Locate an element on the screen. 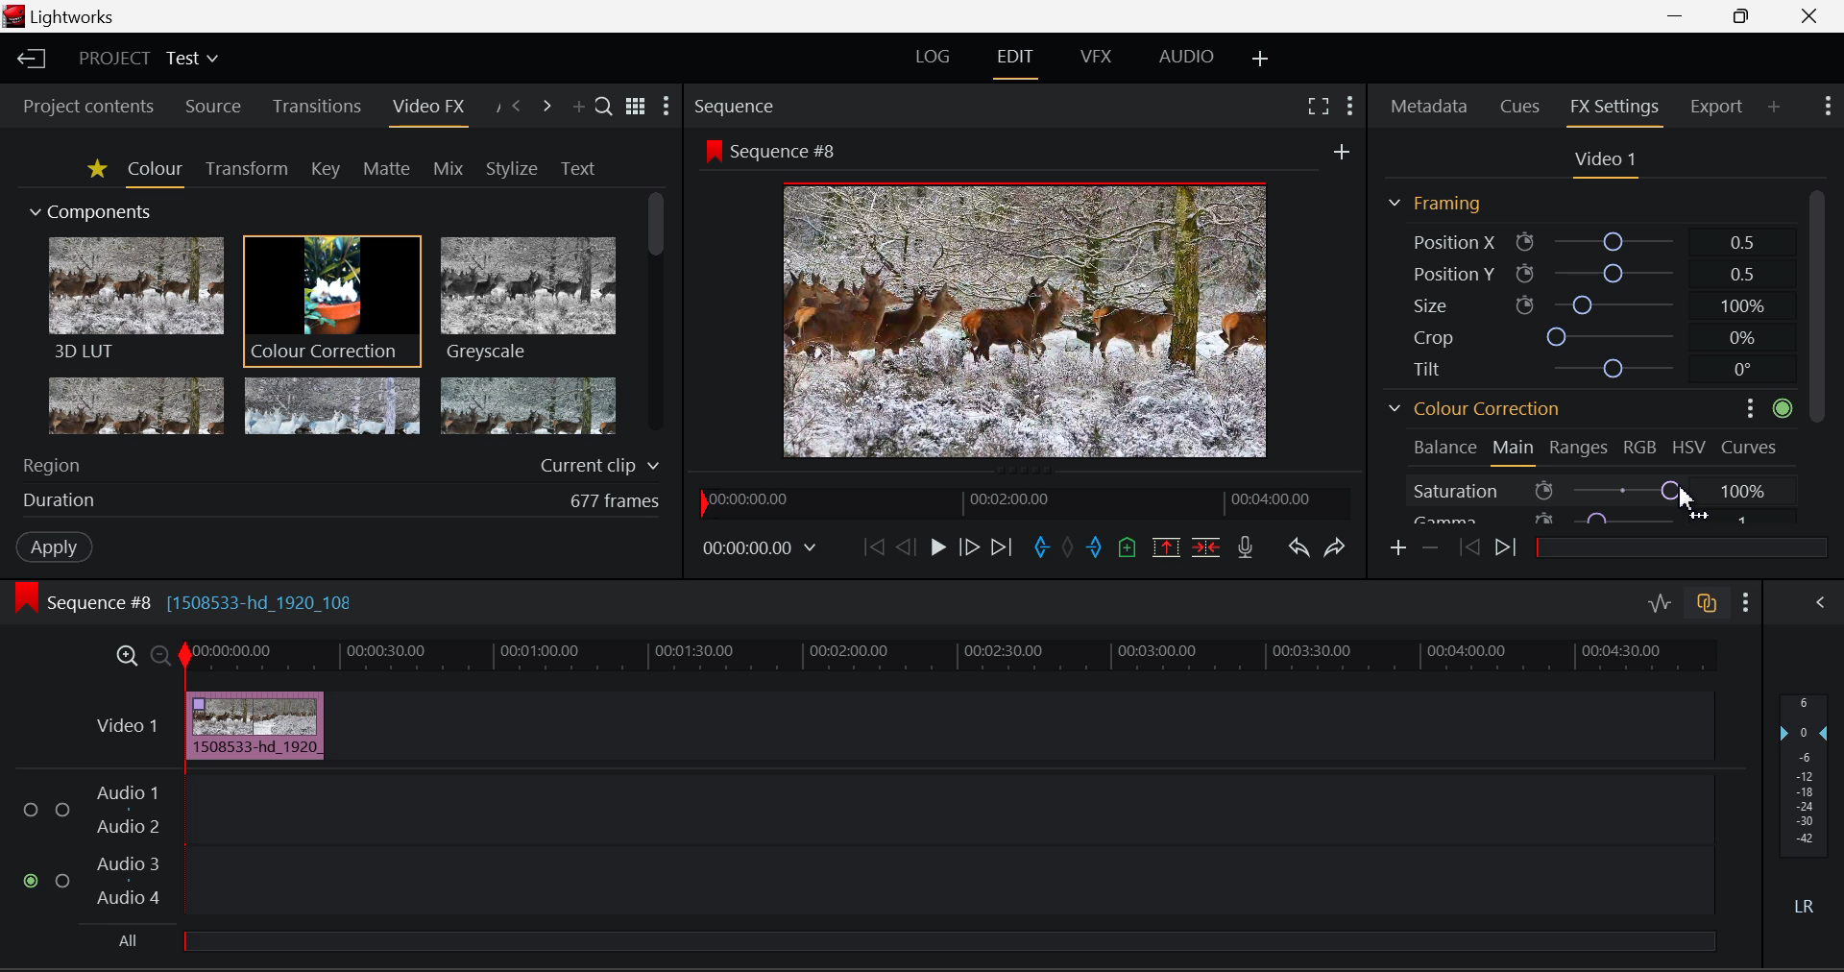 This screenshot has height=972, width=1844. Video FX Open is located at coordinates (430, 110).